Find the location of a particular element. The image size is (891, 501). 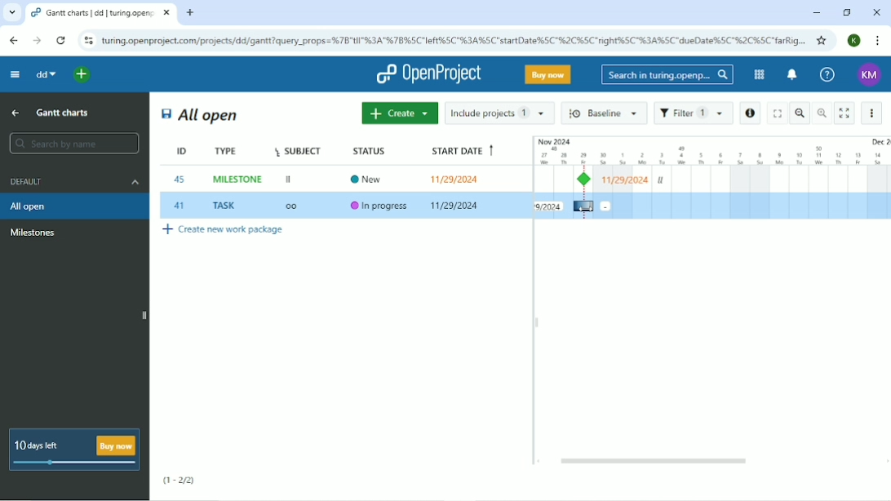

Status is located at coordinates (371, 149).